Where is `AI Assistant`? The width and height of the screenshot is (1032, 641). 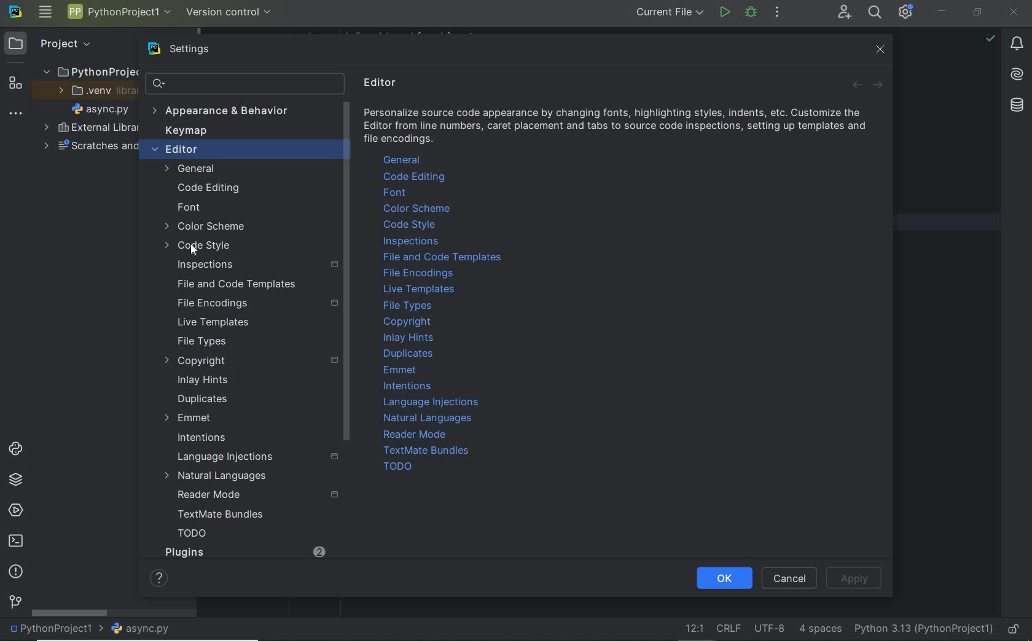
AI Assistant is located at coordinates (1017, 74).